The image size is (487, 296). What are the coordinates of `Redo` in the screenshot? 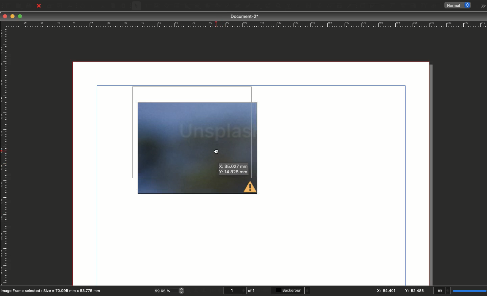 It's located at (93, 6).